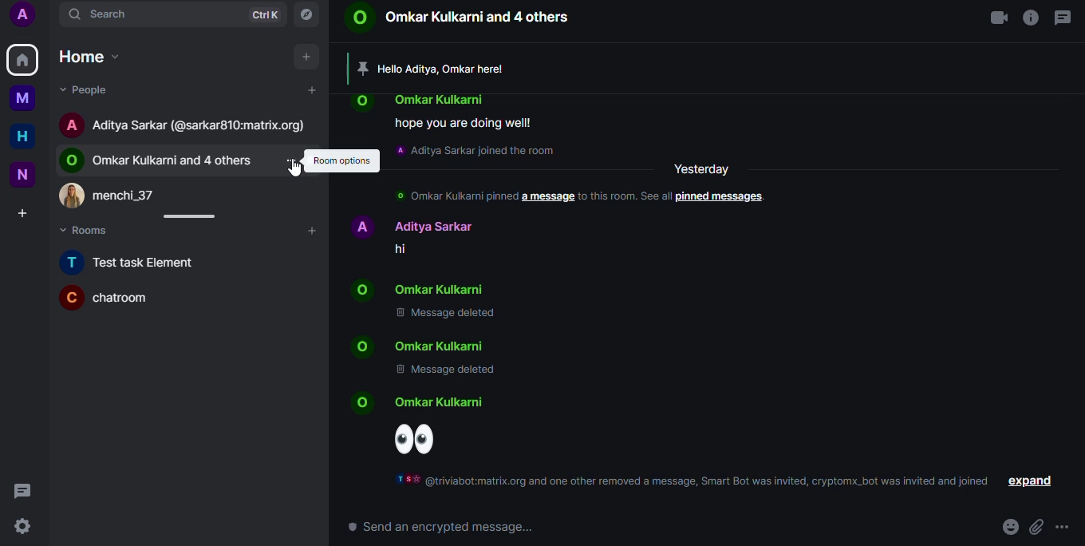  Describe the element at coordinates (460, 19) in the screenshot. I see `contact` at that location.